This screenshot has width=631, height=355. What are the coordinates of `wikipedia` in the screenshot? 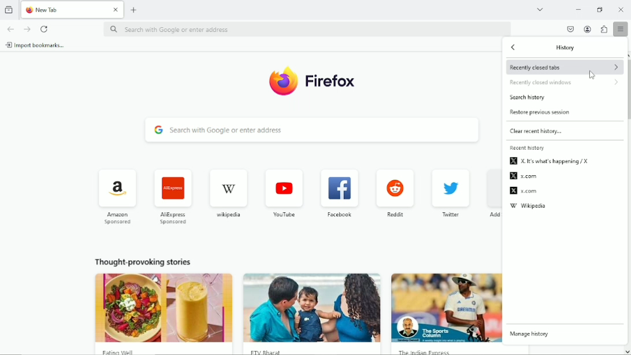 It's located at (529, 207).